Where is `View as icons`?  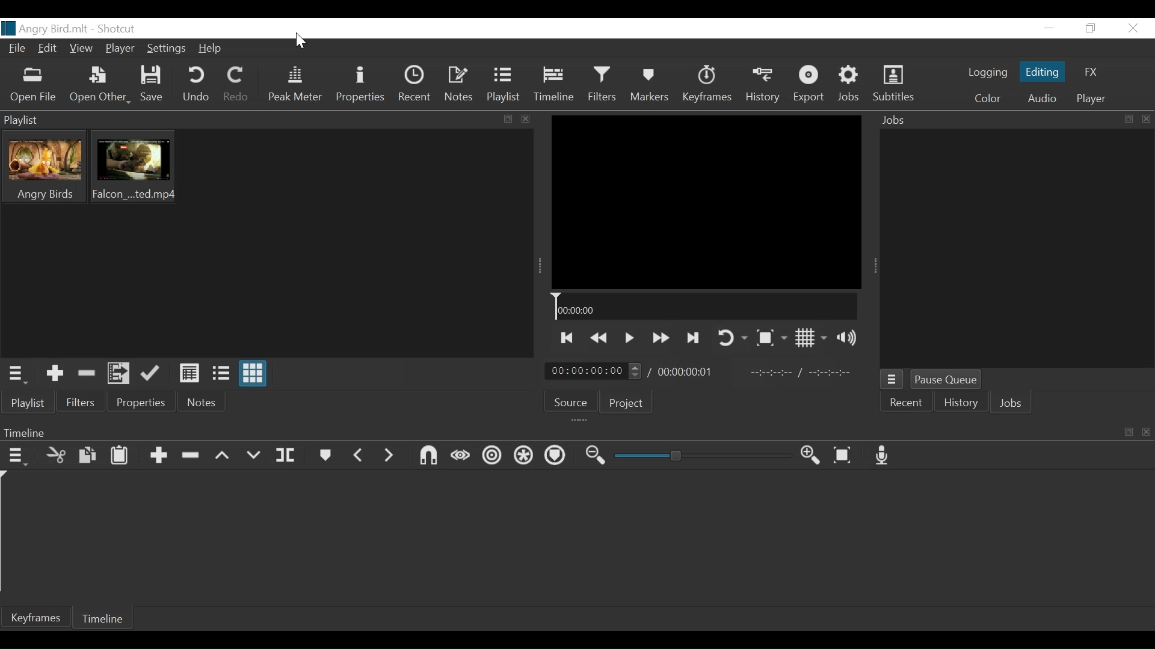
View as icons is located at coordinates (255, 374).